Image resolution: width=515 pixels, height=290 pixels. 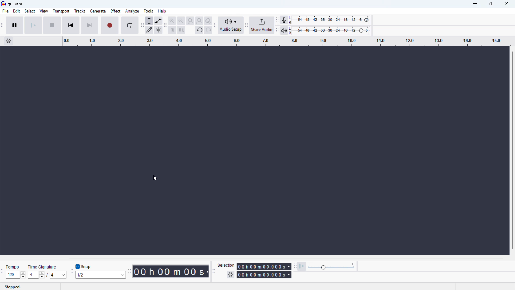 I want to click on Multi tool , so click(x=158, y=30).